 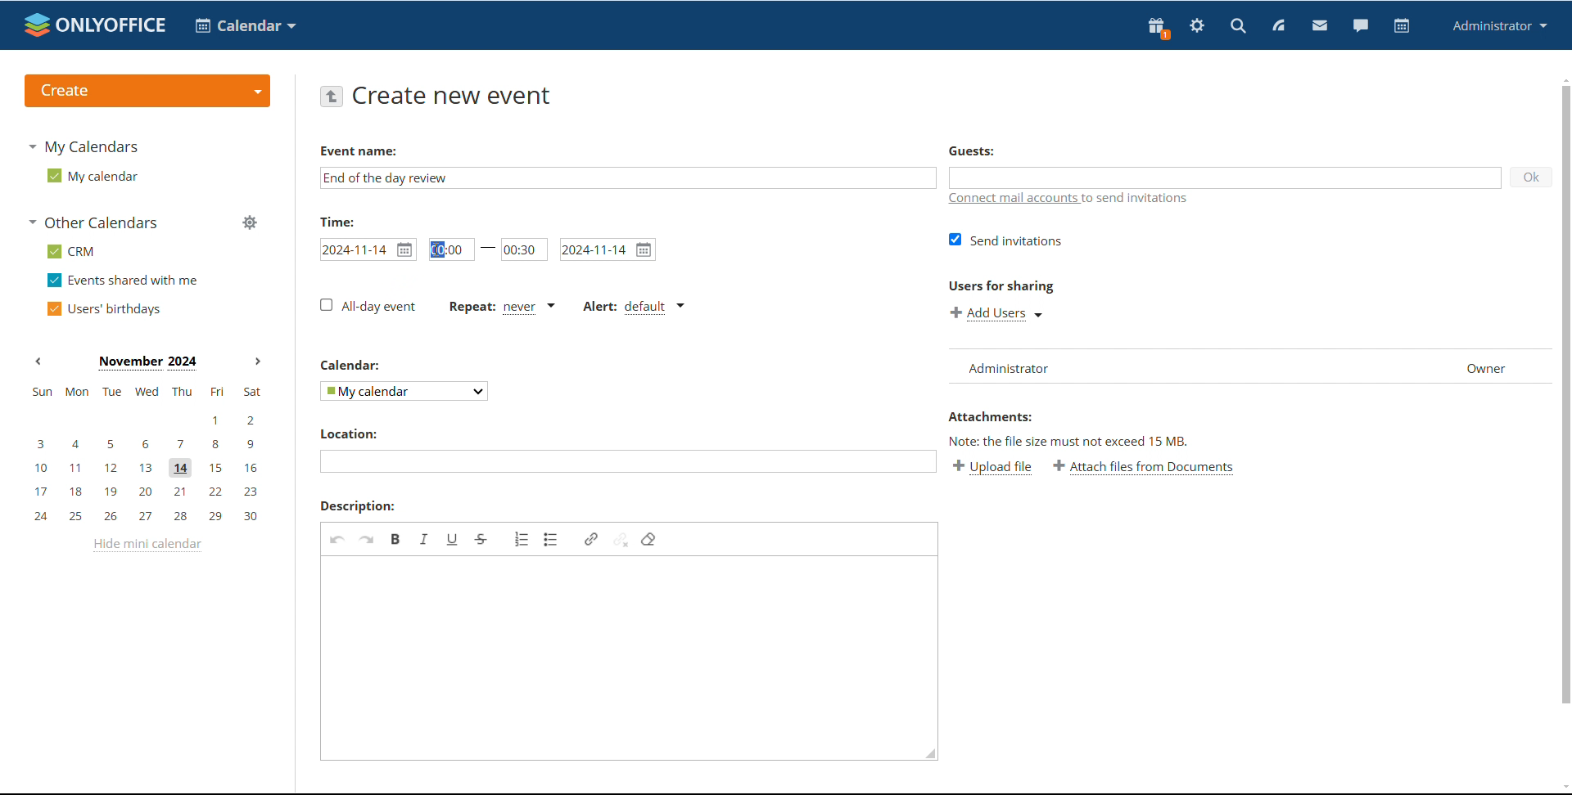 What do you see at coordinates (1530, 177) in the screenshot?
I see `ok` at bounding box center [1530, 177].